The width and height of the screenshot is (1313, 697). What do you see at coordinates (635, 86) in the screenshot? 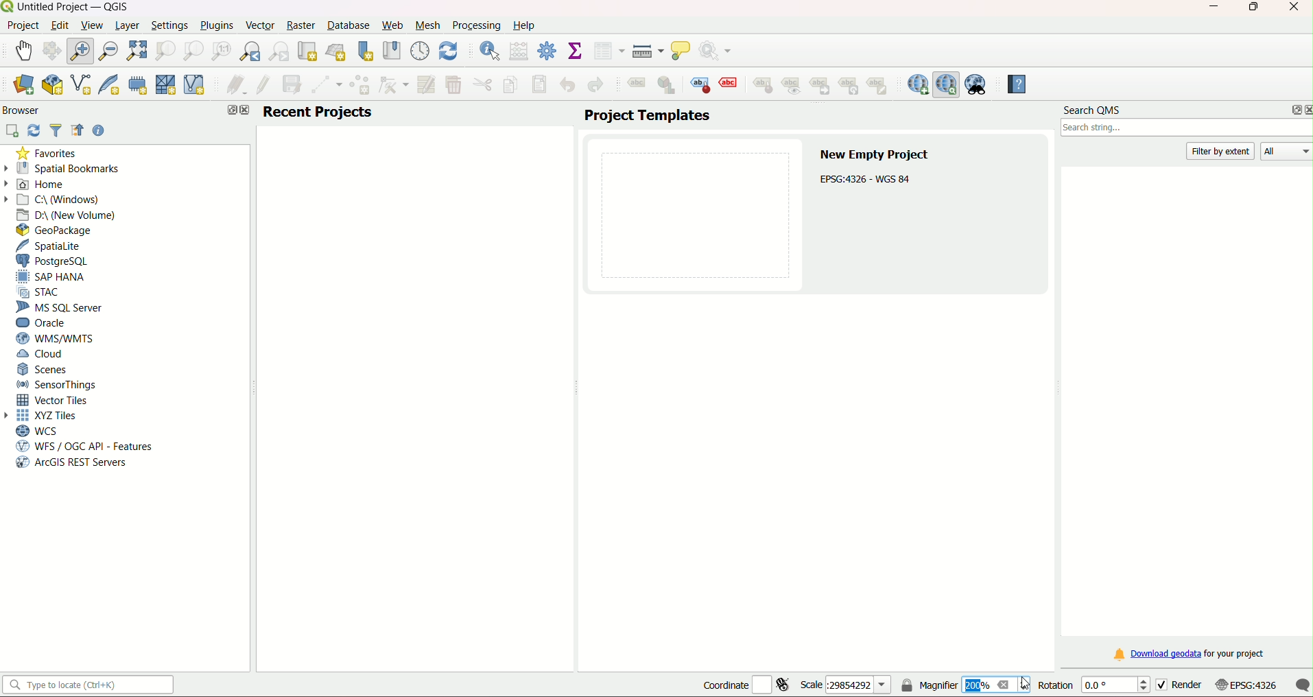
I see `layer labelling` at bounding box center [635, 86].